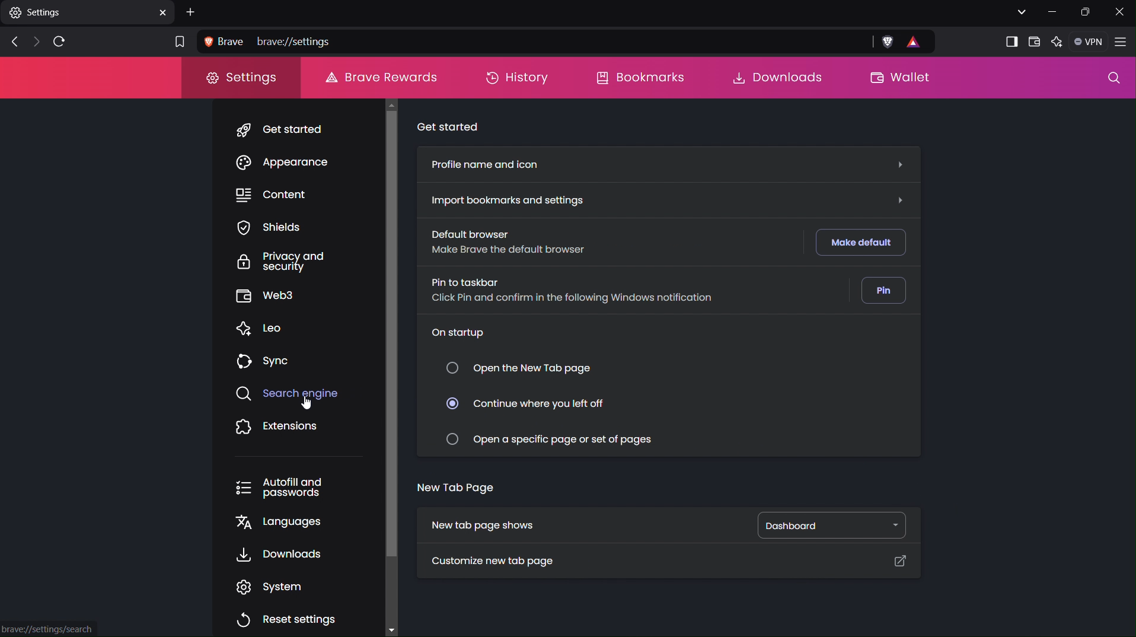  Describe the element at coordinates (266, 327) in the screenshot. I see `Leo` at that location.